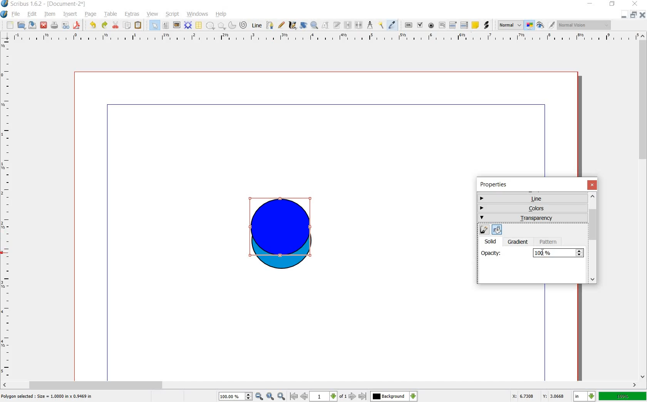 The image size is (647, 402). What do you see at coordinates (221, 14) in the screenshot?
I see `help` at bounding box center [221, 14].